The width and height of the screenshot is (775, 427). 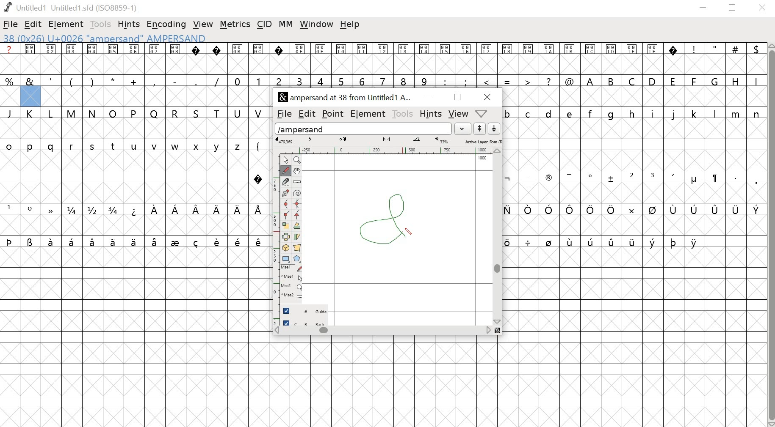 I want to click on ?, so click(x=279, y=59).